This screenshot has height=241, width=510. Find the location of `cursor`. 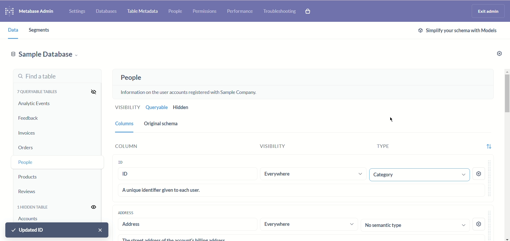

cursor is located at coordinates (390, 120).